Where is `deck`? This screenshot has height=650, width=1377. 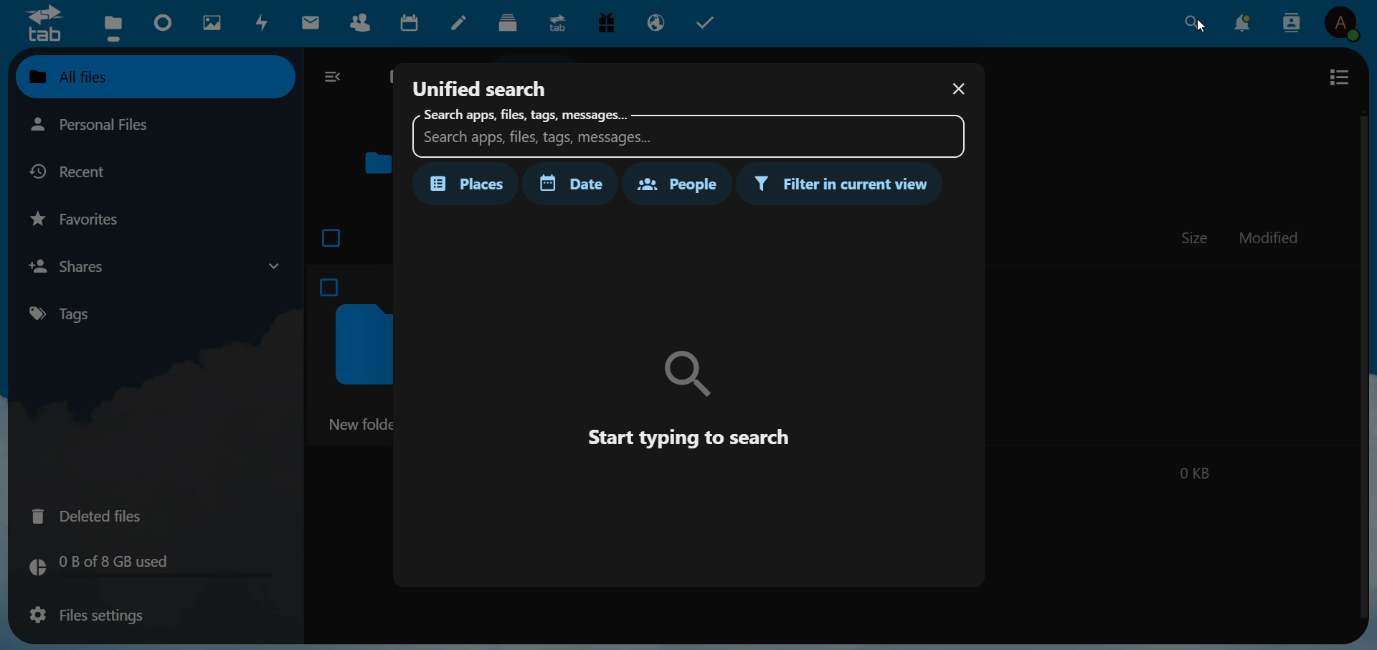
deck is located at coordinates (508, 23).